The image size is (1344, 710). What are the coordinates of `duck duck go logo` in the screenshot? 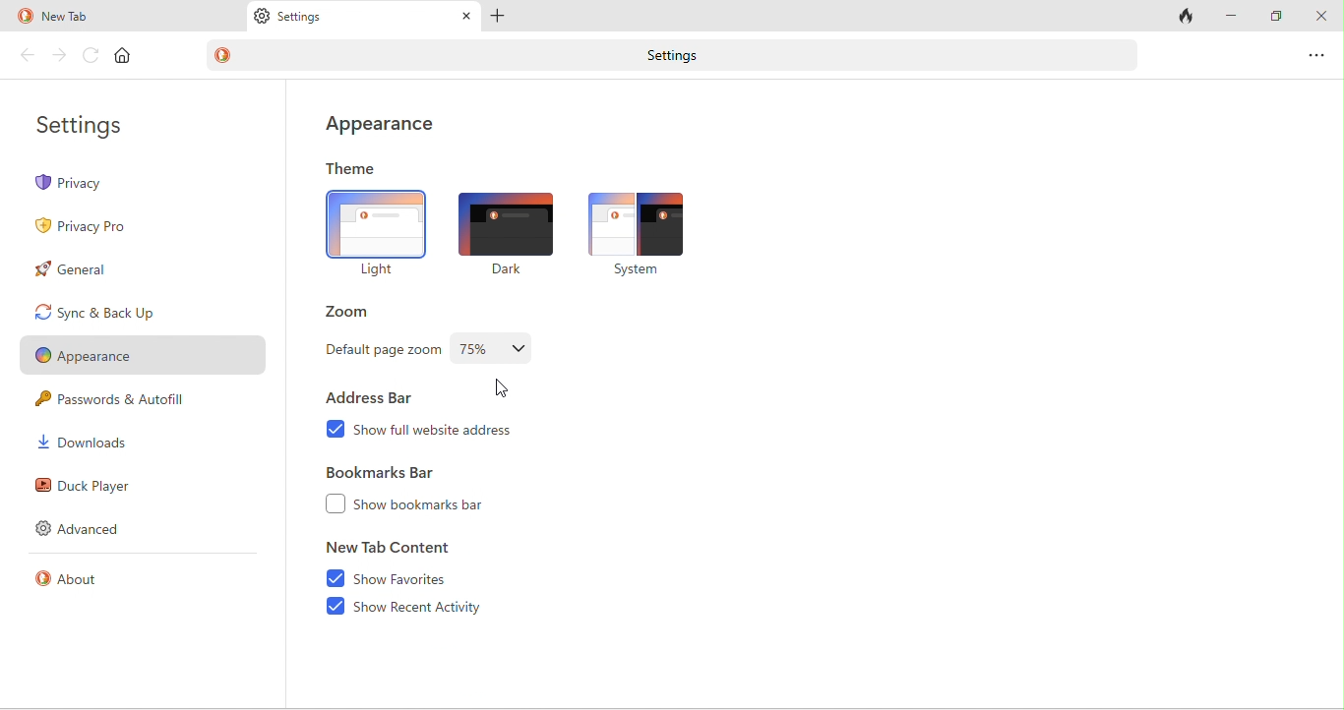 It's located at (224, 55).